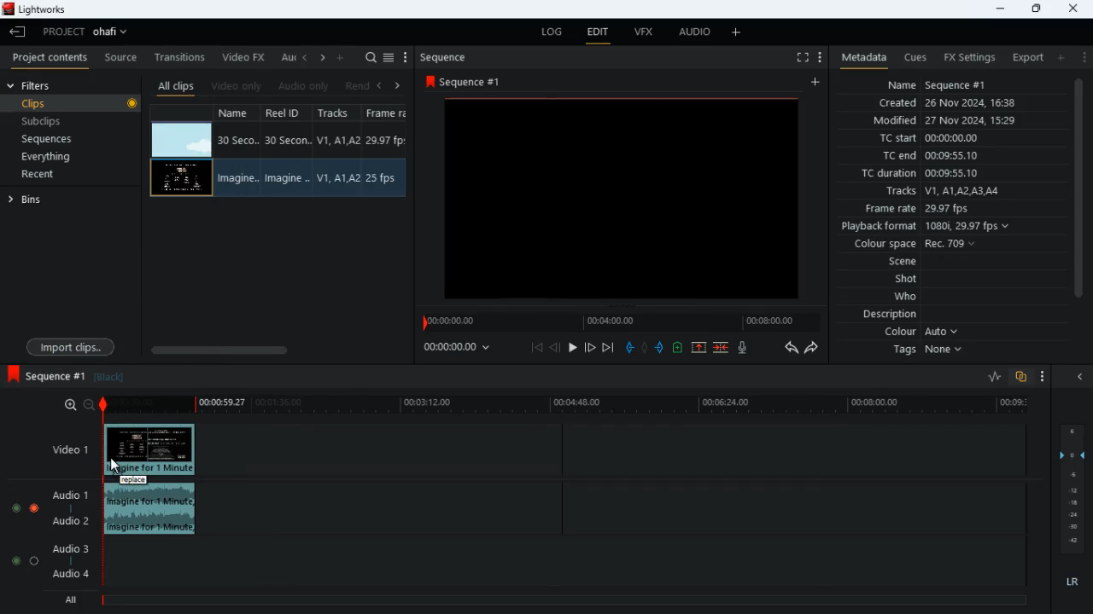 The image size is (1093, 614). Describe the element at coordinates (1075, 8) in the screenshot. I see `close` at that location.